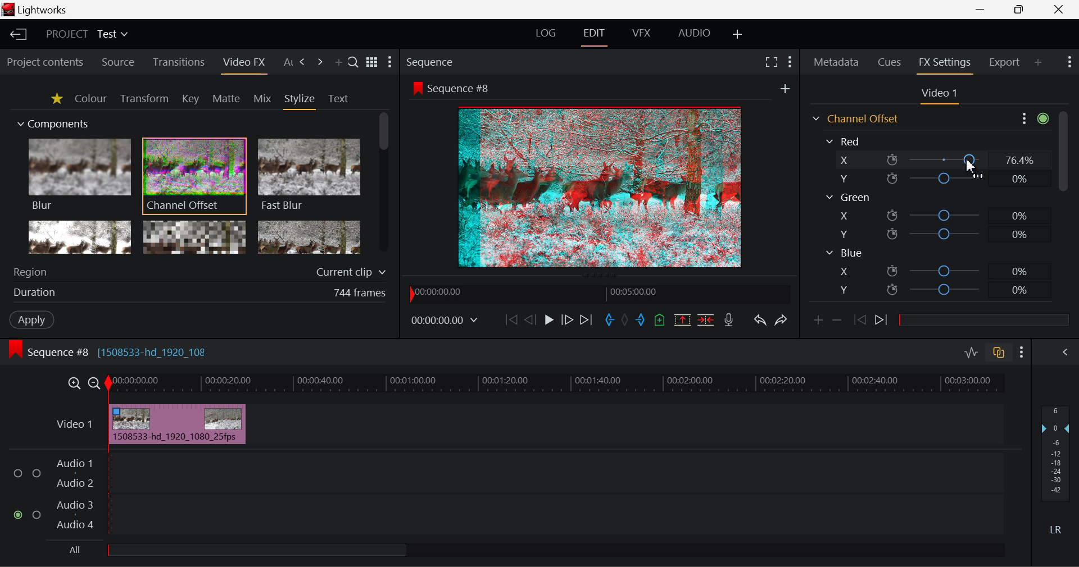  Describe the element at coordinates (56, 100) in the screenshot. I see `Favorites` at that location.